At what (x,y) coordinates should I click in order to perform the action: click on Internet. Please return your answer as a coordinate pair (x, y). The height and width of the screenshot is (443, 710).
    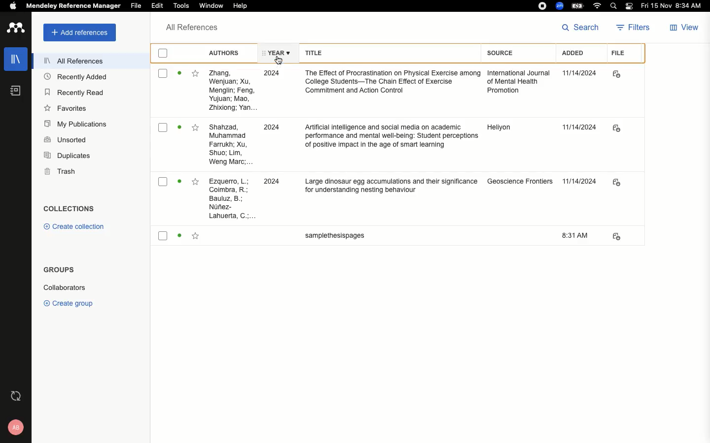
    Looking at the image, I should click on (598, 6).